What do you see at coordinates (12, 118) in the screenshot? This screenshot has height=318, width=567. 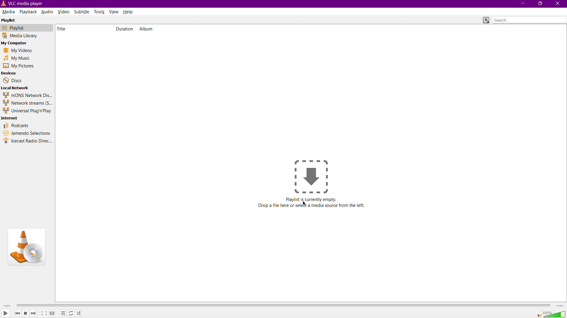 I see `Internet` at bounding box center [12, 118].